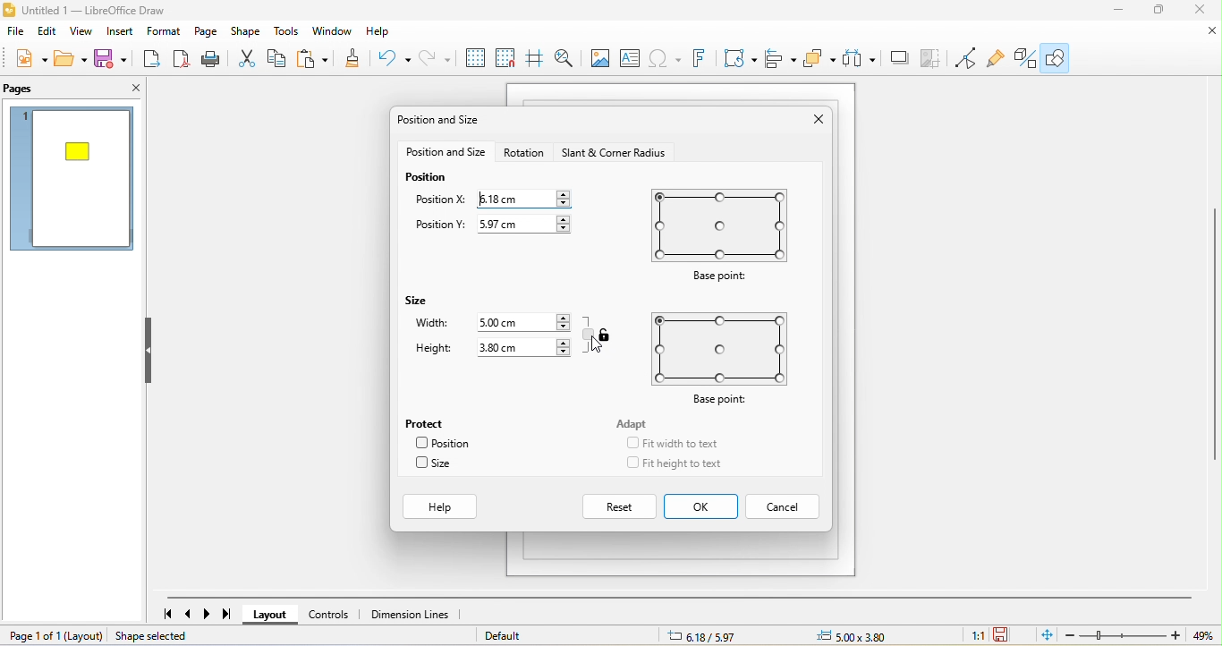 Image resolution: width=1222 pixels, height=646 pixels. What do you see at coordinates (440, 507) in the screenshot?
I see `help` at bounding box center [440, 507].